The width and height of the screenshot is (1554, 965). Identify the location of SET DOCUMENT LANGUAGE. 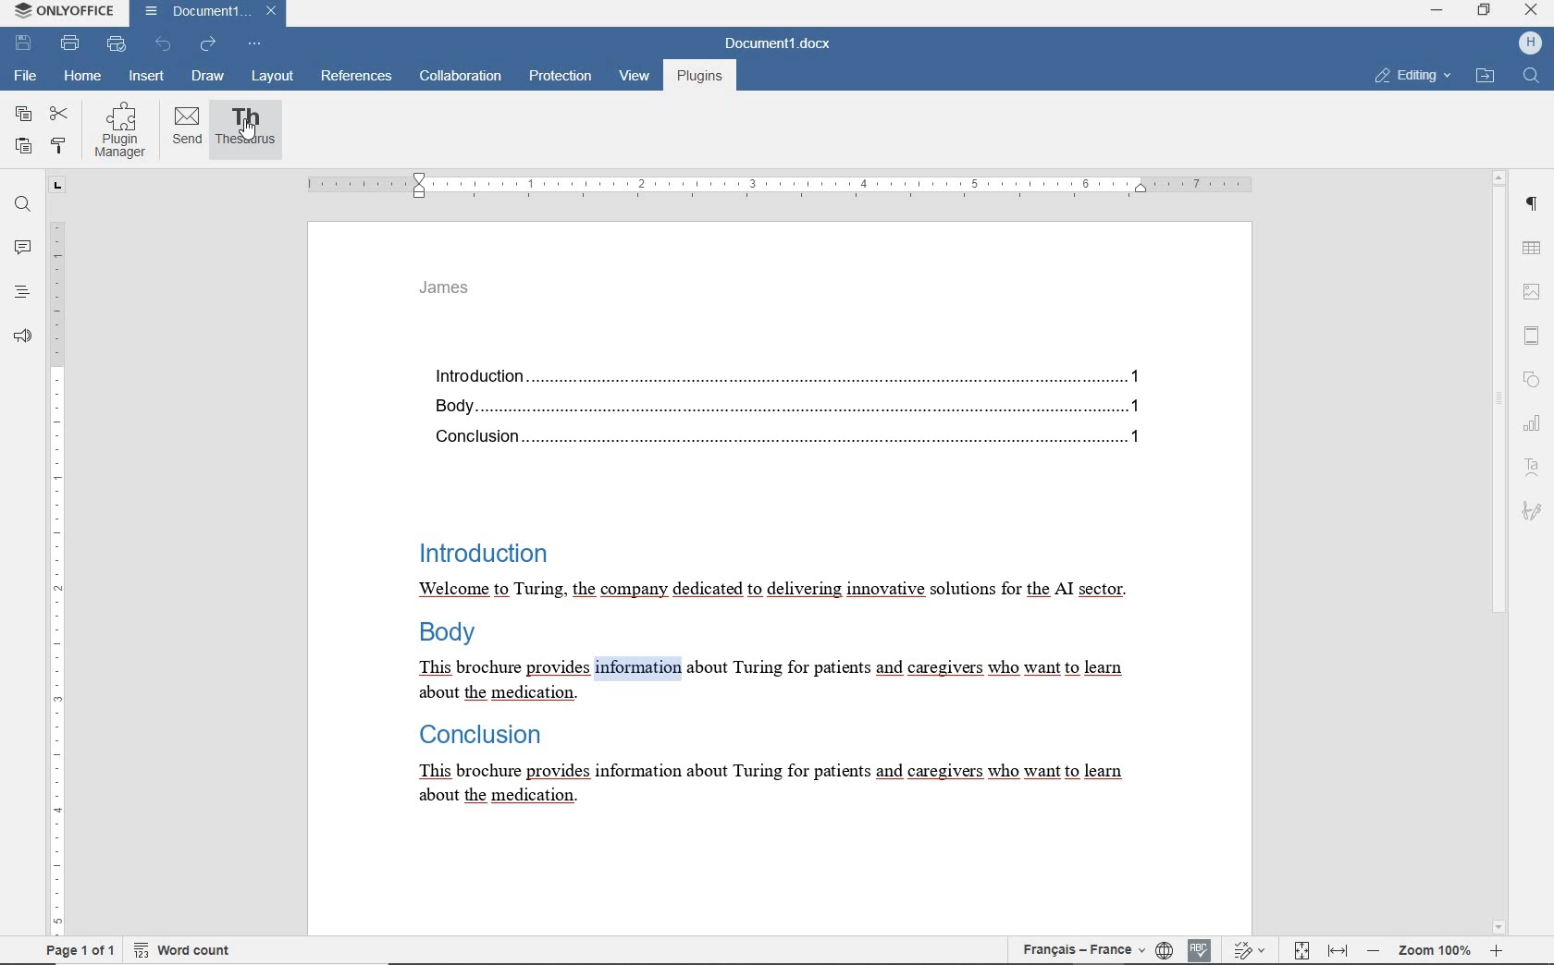
(1166, 949).